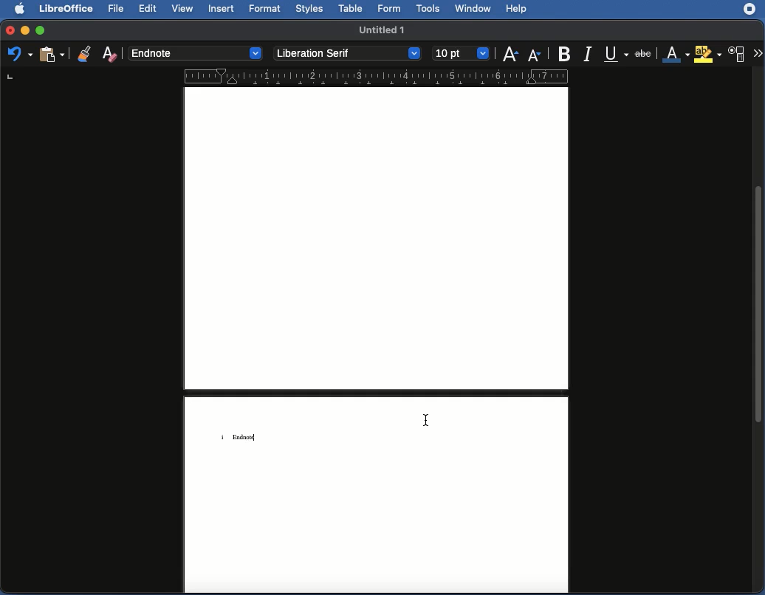  Describe the element at coordinates (18, 9) in the screenshot. I see `Apple Logo` at that location.